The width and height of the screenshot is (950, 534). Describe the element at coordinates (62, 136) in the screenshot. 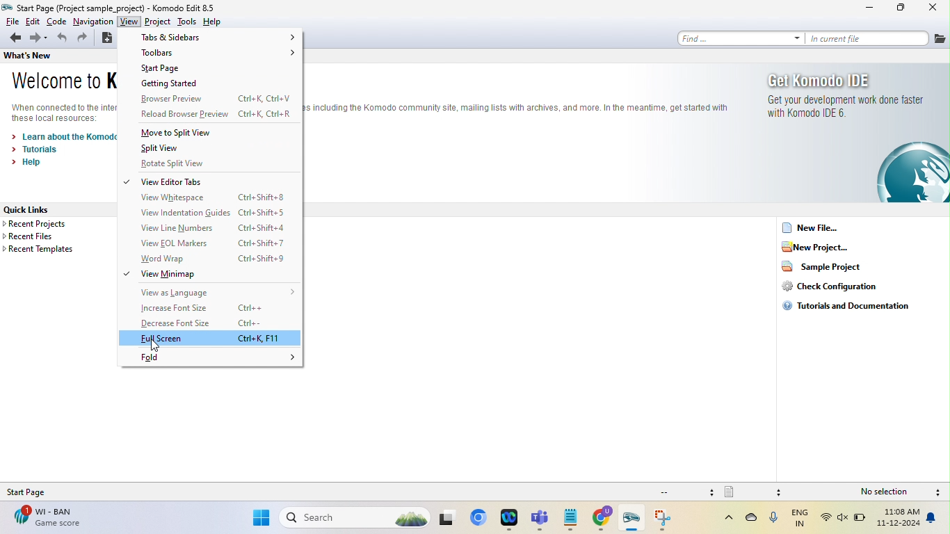

I see `learn about the komodo workspace` at that location.